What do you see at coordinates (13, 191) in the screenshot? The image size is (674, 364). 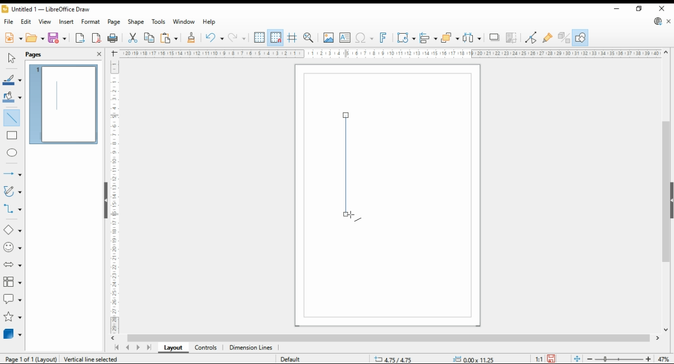 I see `curves and polygons` at bounding box center [13, 191].